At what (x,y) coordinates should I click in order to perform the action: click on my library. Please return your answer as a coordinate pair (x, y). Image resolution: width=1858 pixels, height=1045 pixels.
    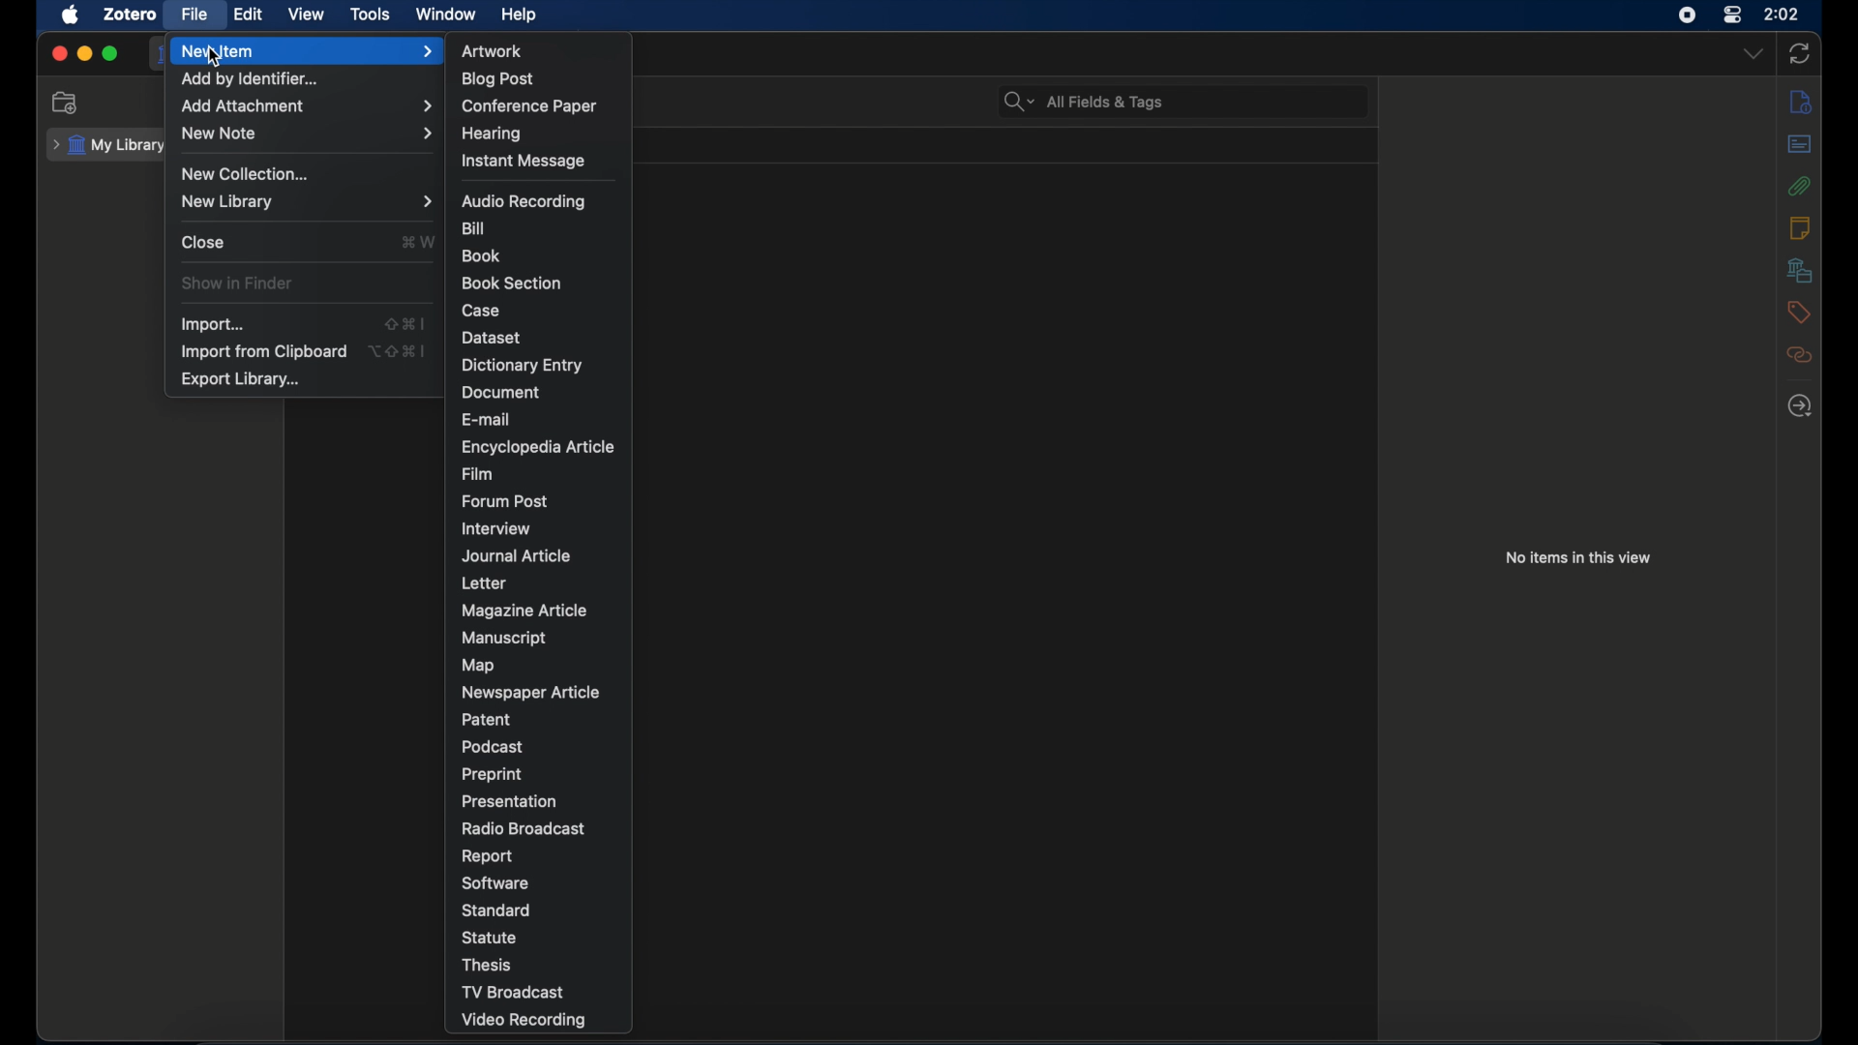
    Looking at the image, I should click on (112, 145).